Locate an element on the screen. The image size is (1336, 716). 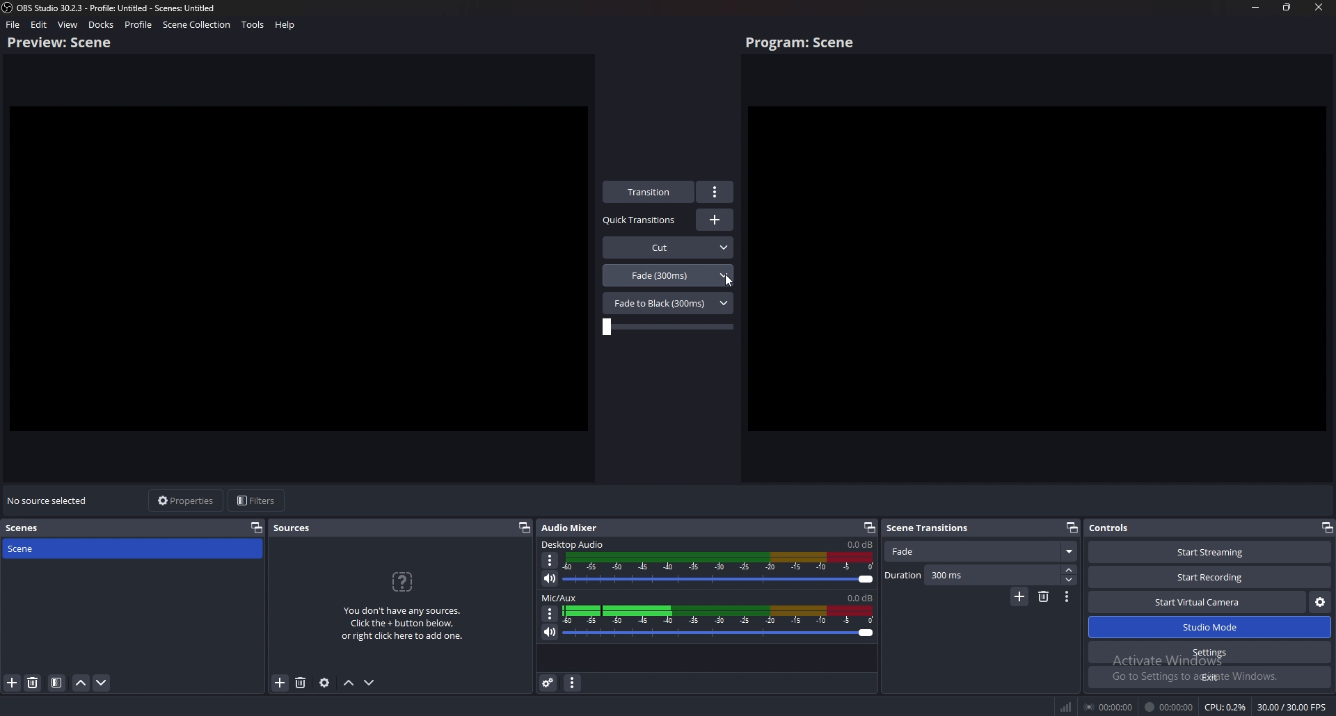
Pop out is located at coordinates (1072, 527).